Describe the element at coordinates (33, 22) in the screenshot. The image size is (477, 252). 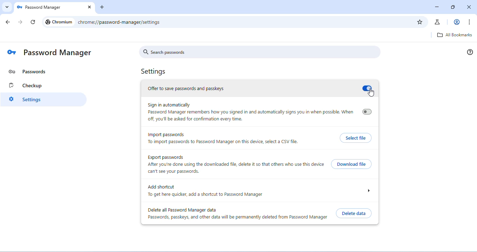
I see `refresh` at that location.